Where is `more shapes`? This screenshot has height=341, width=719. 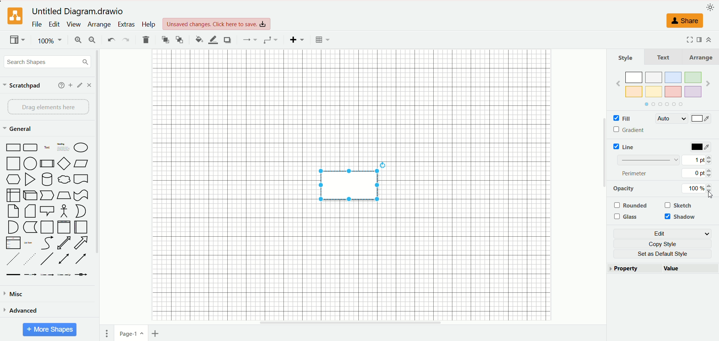
more shapes is located at coordinates (50, 330).